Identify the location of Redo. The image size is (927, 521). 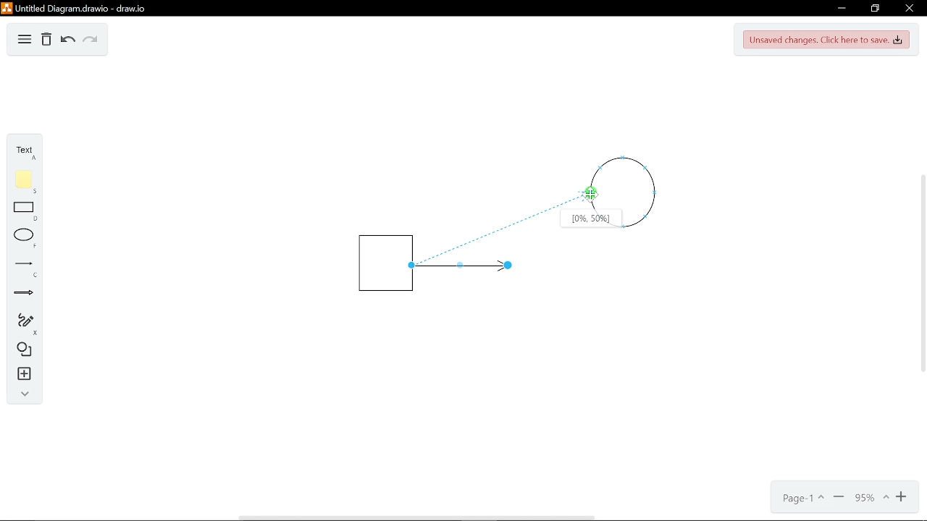
(91, 41).